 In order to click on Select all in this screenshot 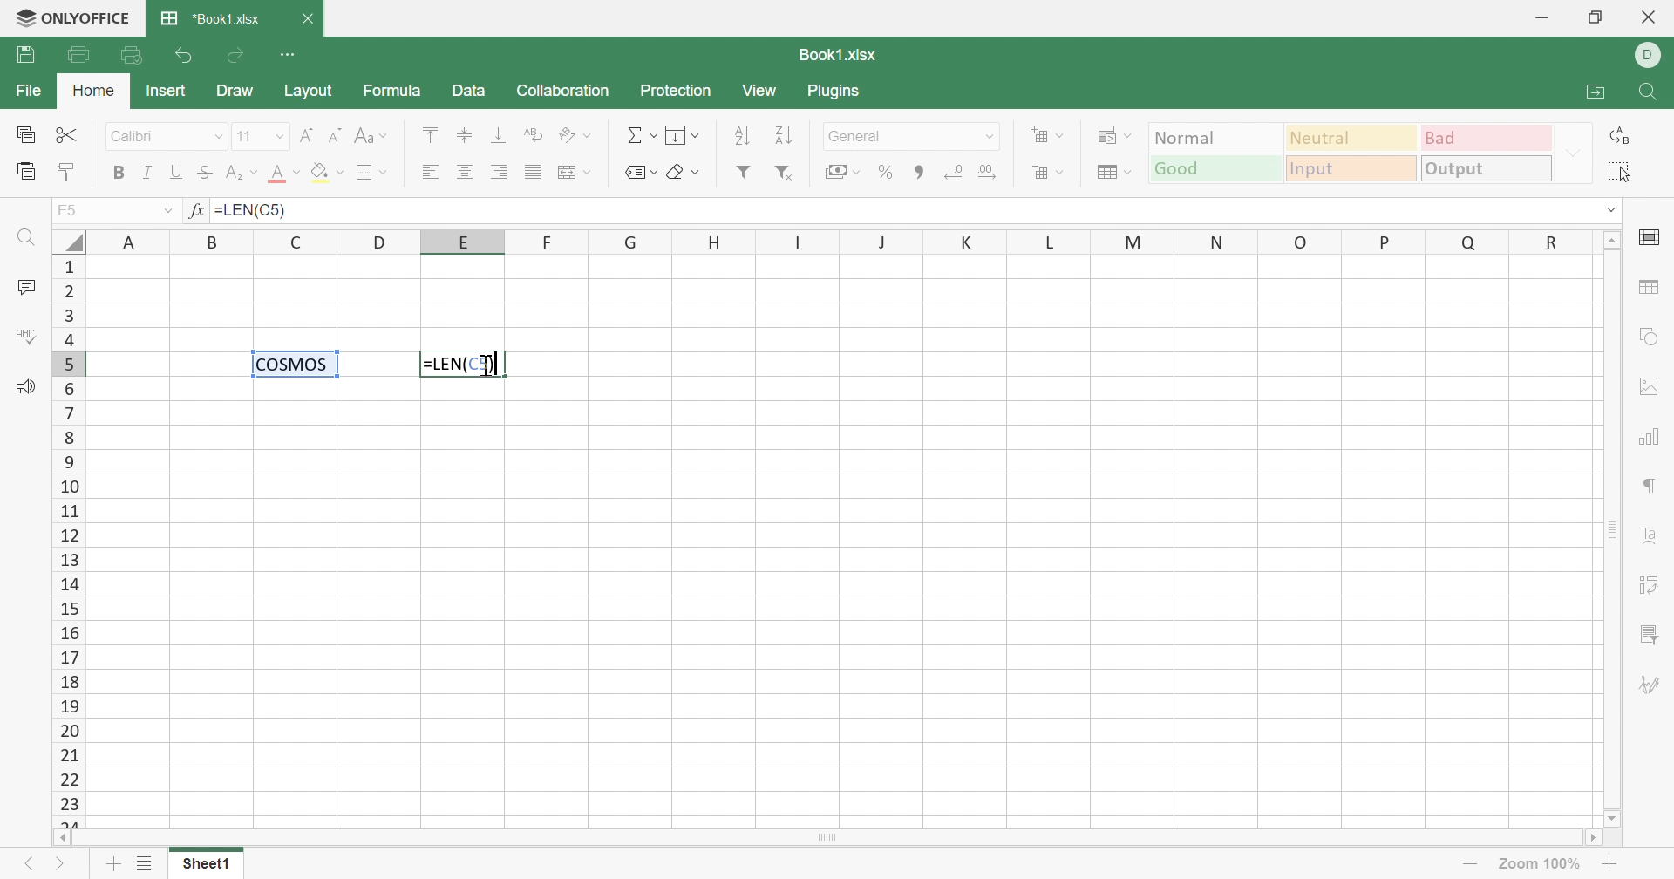, I will do `click(1619, 172)`.